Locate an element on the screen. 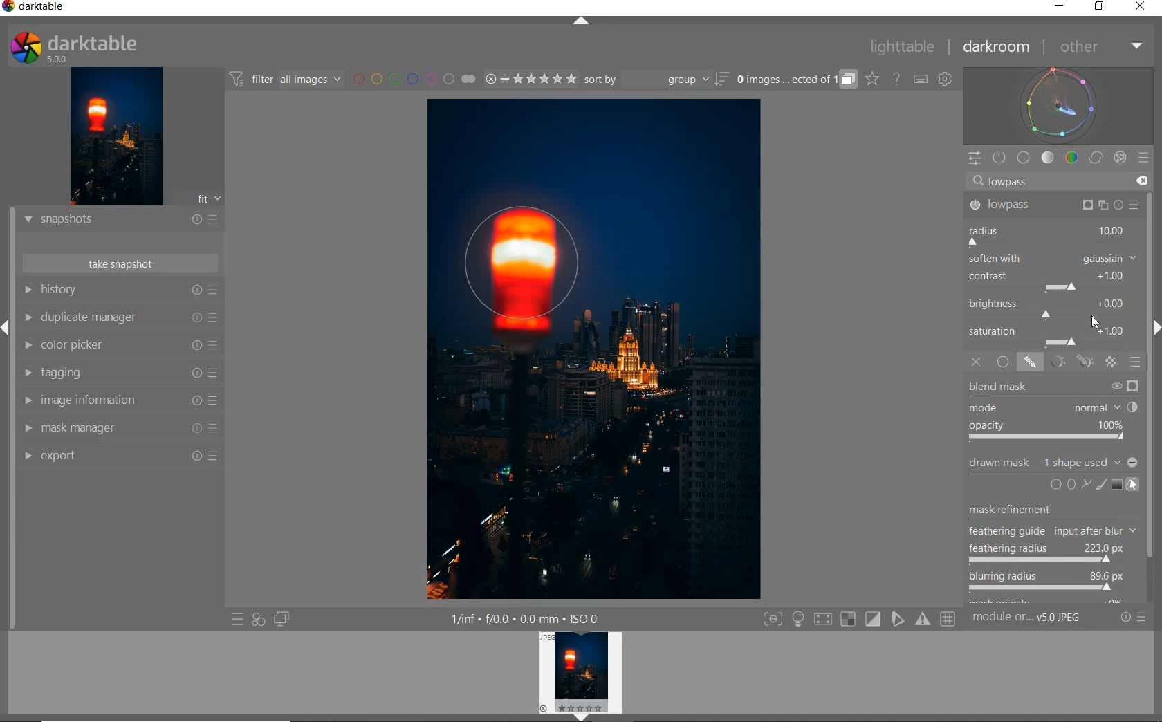 This screenshot has width=1162, height=722. EXPAND/COLLAPSE is located at coordinates (7, 325).